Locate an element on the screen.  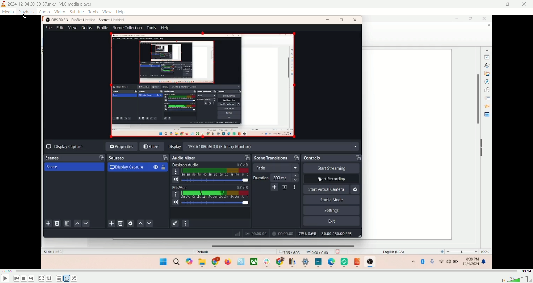
main screen is located at coordinates (266, 141).